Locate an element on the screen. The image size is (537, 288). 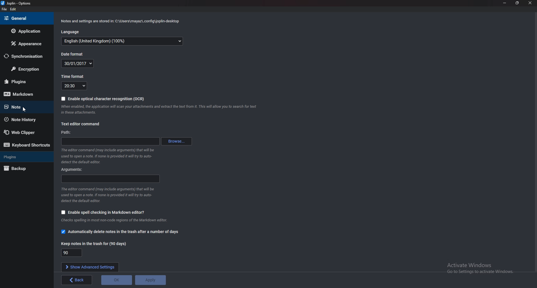
Time forMat is located at coordinates (72, 77).